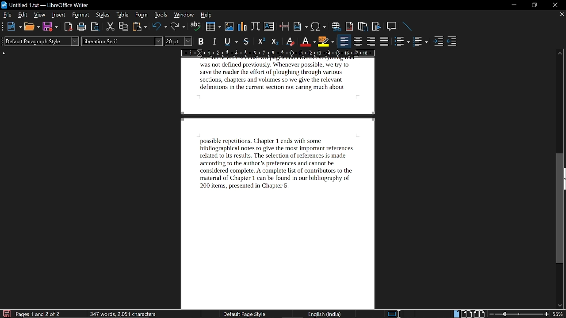 The height and width of the screenshot is (318, 566). I want to click on insert comment, so click(392, 26).